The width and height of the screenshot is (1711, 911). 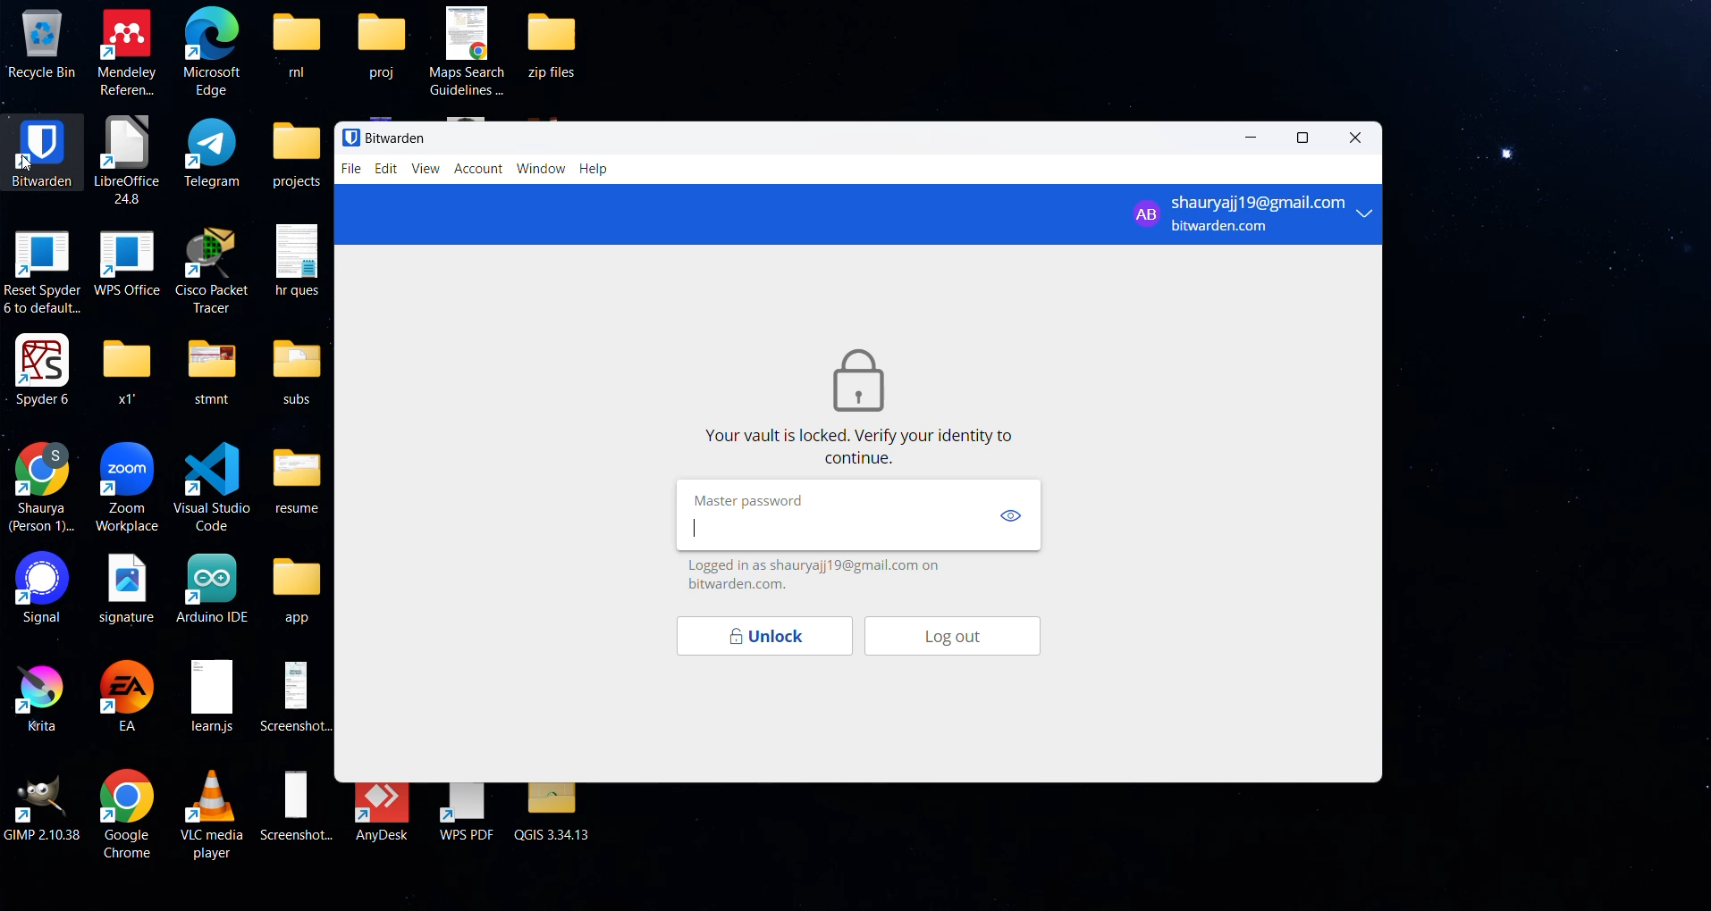 I want to click on projects, so click(x=297, y=155).